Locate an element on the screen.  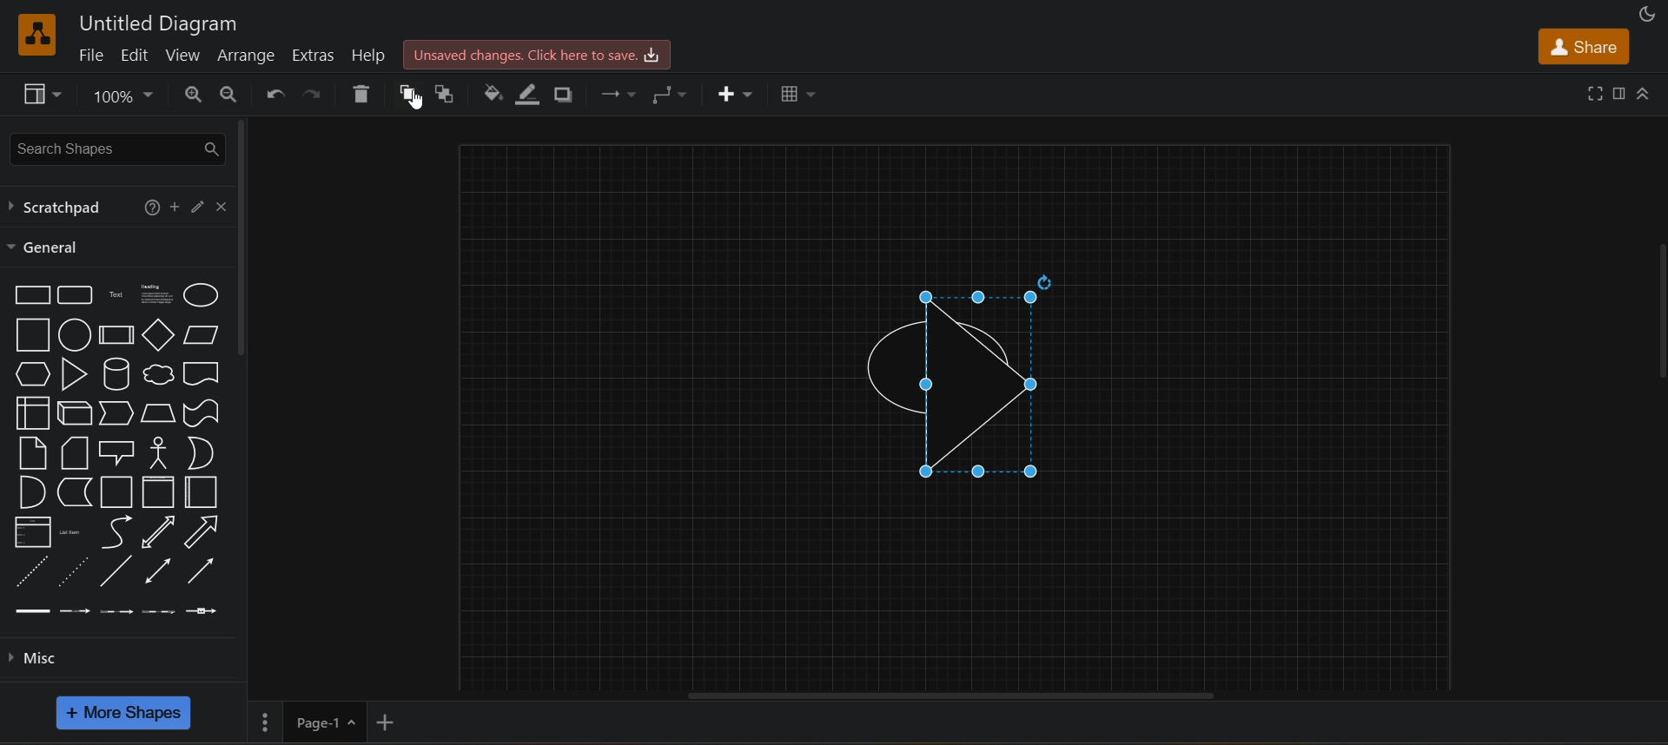
arrange is located at coordinates (248, 56).